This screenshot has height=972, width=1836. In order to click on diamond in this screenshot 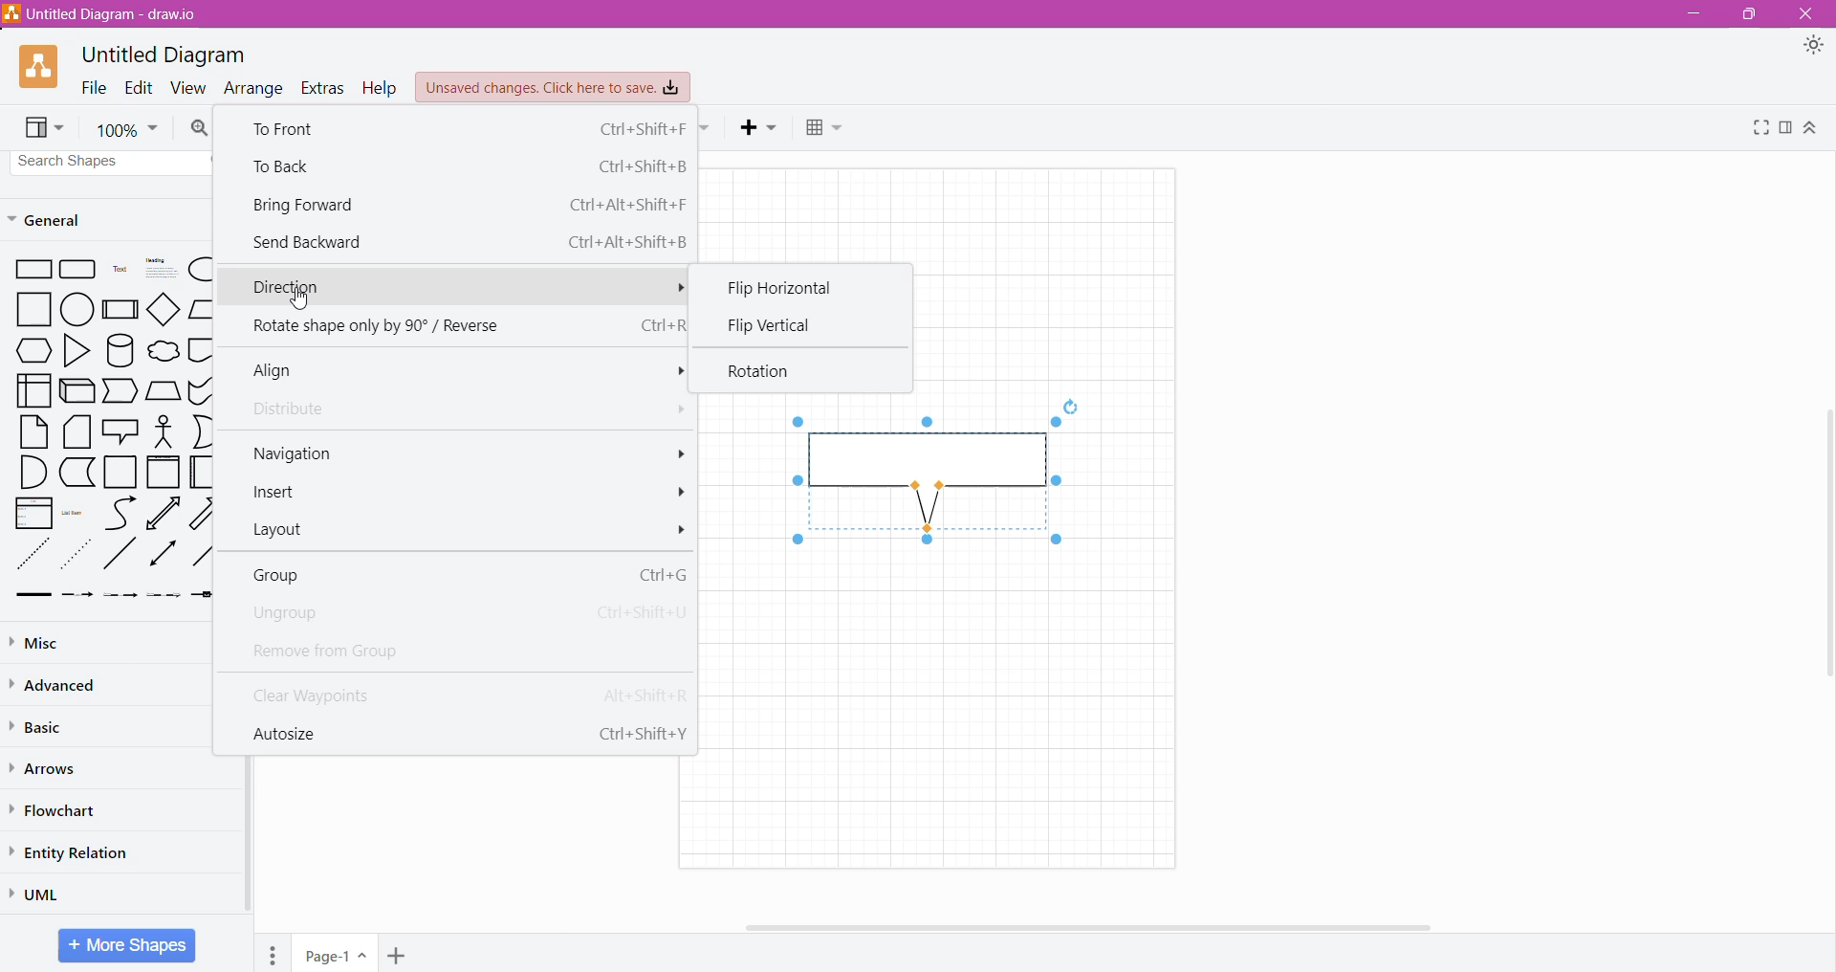, I will do `click(163, 308)`.